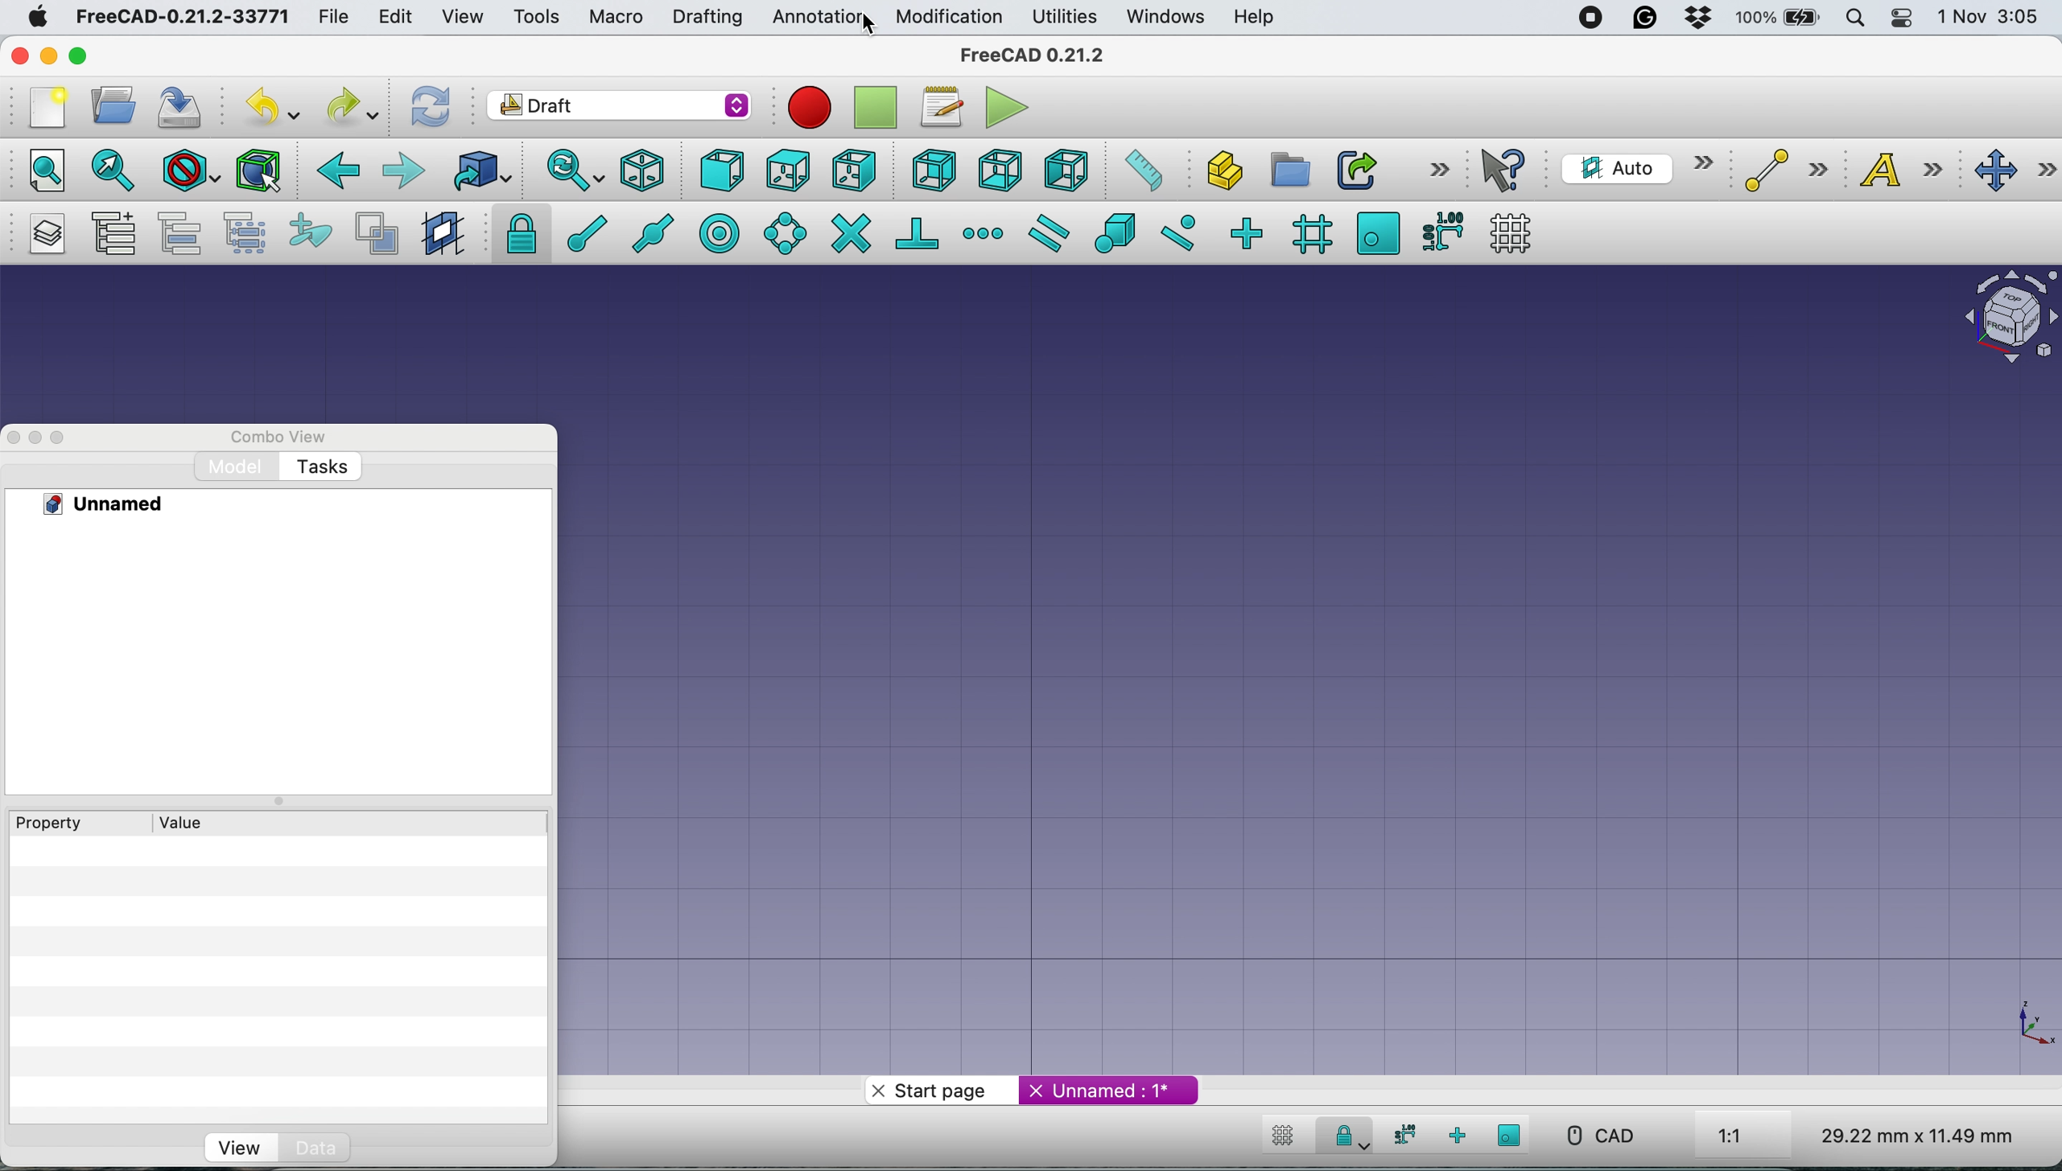 The height and width of the screenshot is (1171, 2062). Describe the element at coordinates (984, 233) in the screenshot. I see `snap extension` at that location.